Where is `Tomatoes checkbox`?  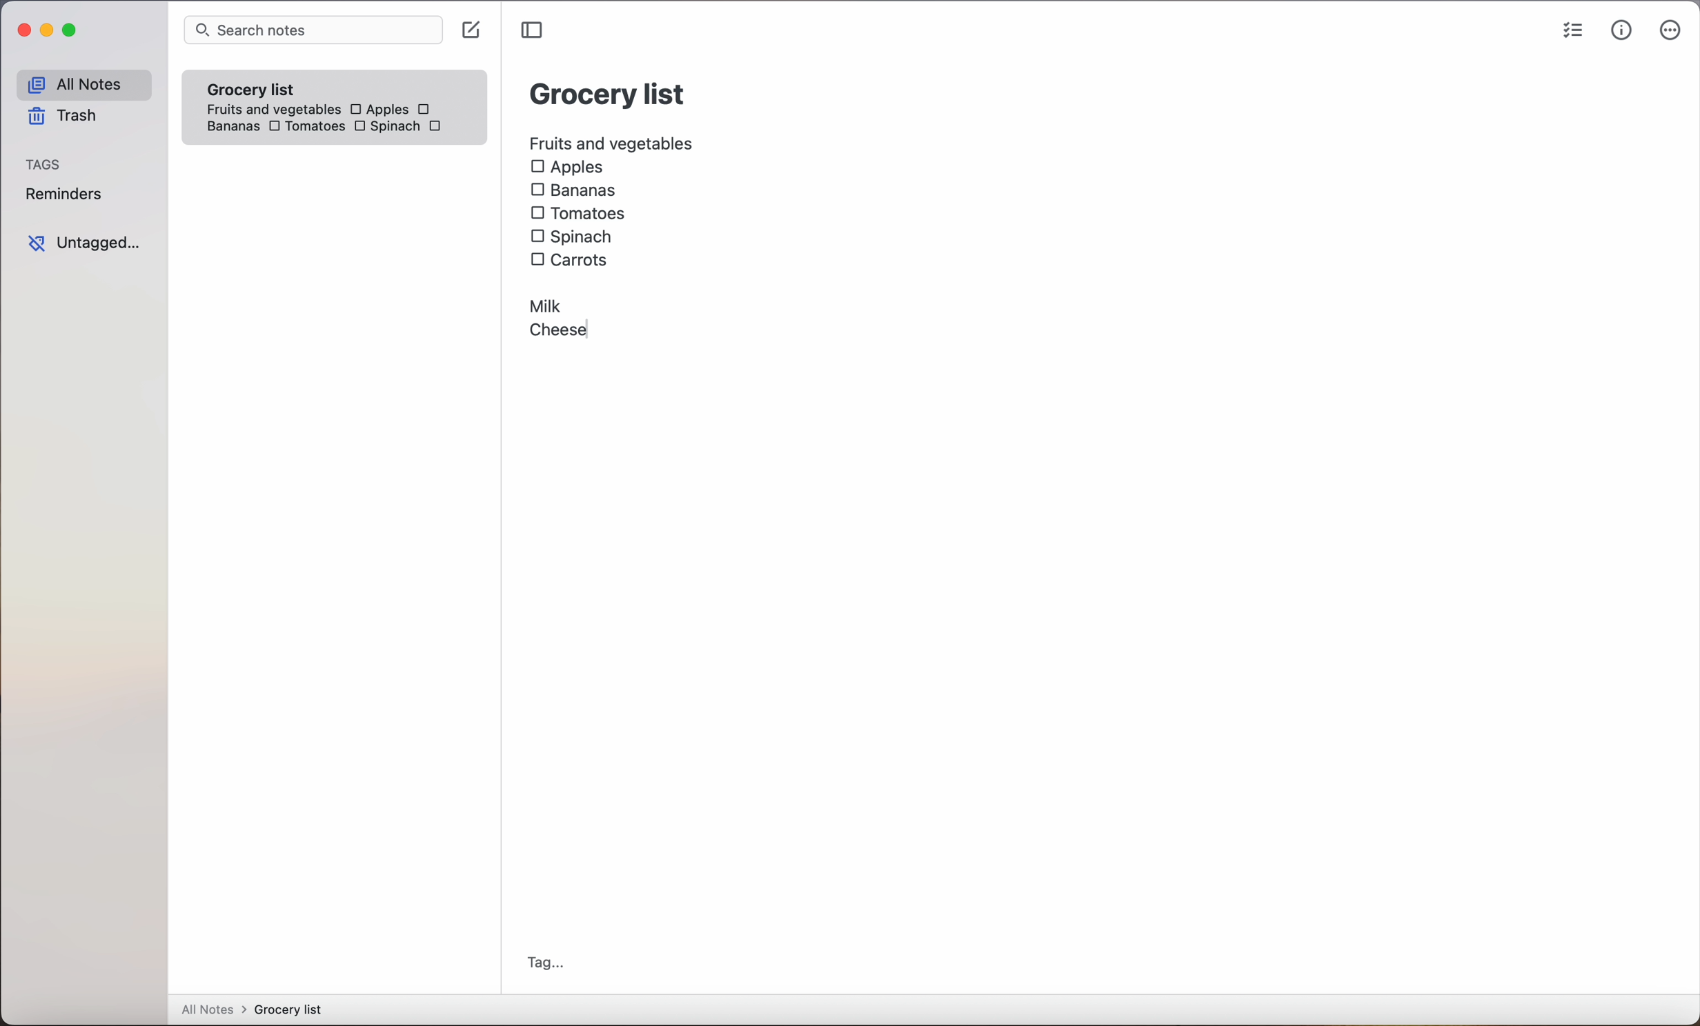 Tomatoes checkbox is located at coordinates (305, 128).